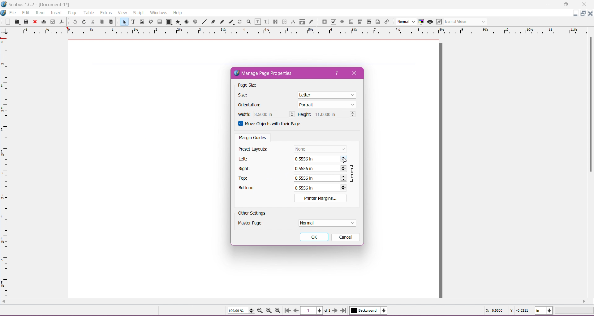  Describe the element at coordinates (138, 13) in the screenshot. I see `Script` at that location.